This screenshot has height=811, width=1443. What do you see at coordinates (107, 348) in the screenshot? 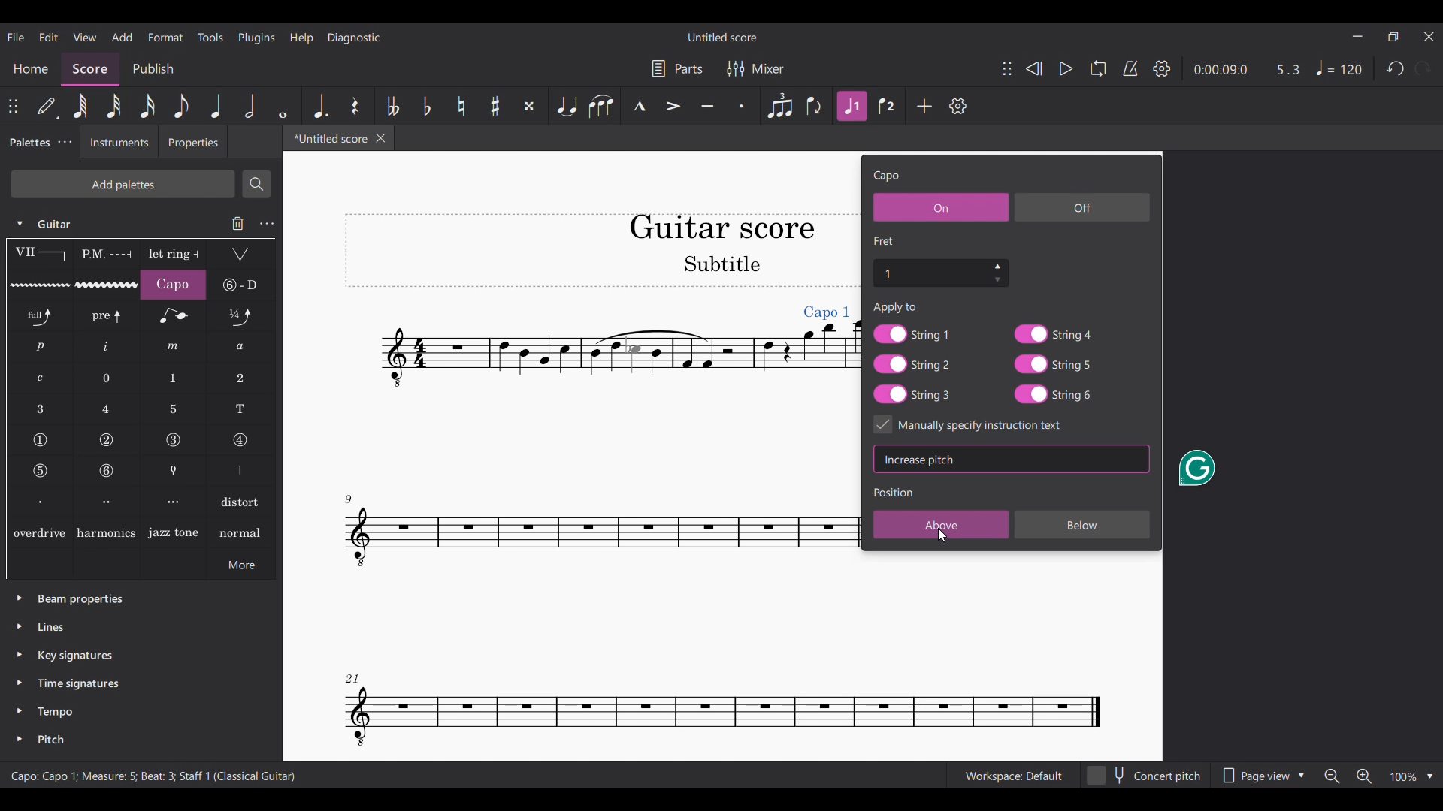
I see `RH guitar fingering i` at bounding box center [107, 348].